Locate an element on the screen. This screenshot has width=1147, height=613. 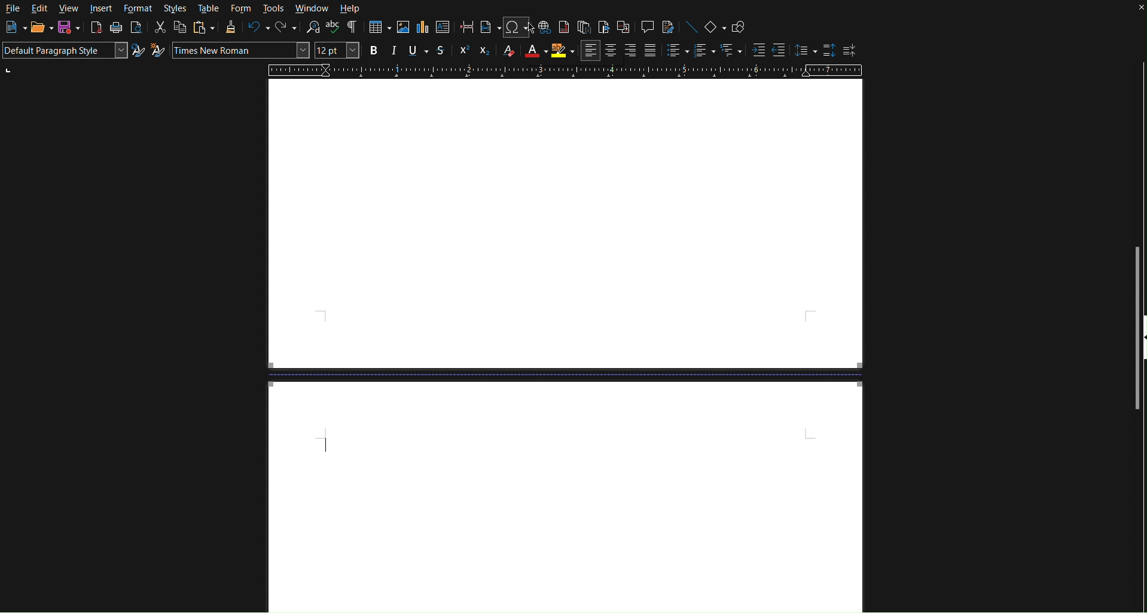
Bold is located at coordinates (374, 51).